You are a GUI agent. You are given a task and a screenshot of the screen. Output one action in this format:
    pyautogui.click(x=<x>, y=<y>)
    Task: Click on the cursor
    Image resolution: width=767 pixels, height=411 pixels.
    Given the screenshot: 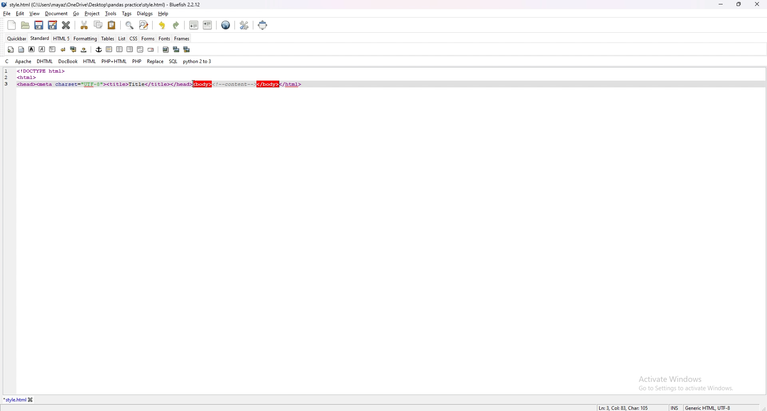 What is the action you would take?
    pyautogui.click(x=195, y=85)
    